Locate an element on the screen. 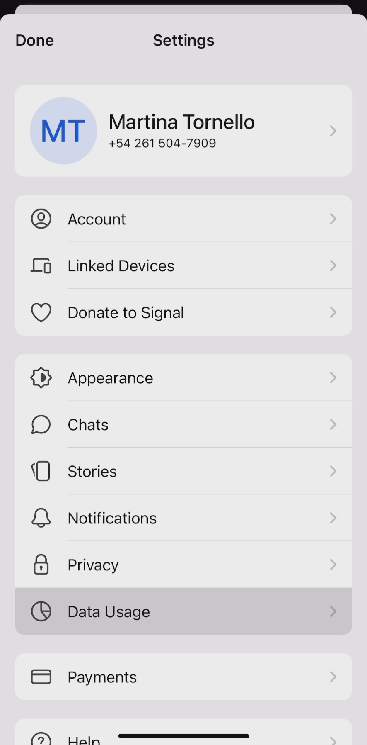 This screenshot has width=367, height=745. done is located at coordinates (35, 41).